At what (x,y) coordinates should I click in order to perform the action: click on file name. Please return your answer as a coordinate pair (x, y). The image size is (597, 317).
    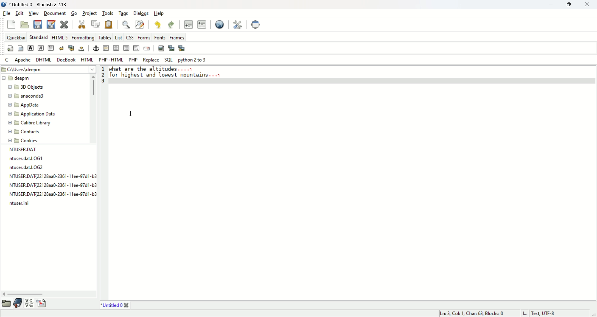
    Looking at the image, I should click on (31, 150).